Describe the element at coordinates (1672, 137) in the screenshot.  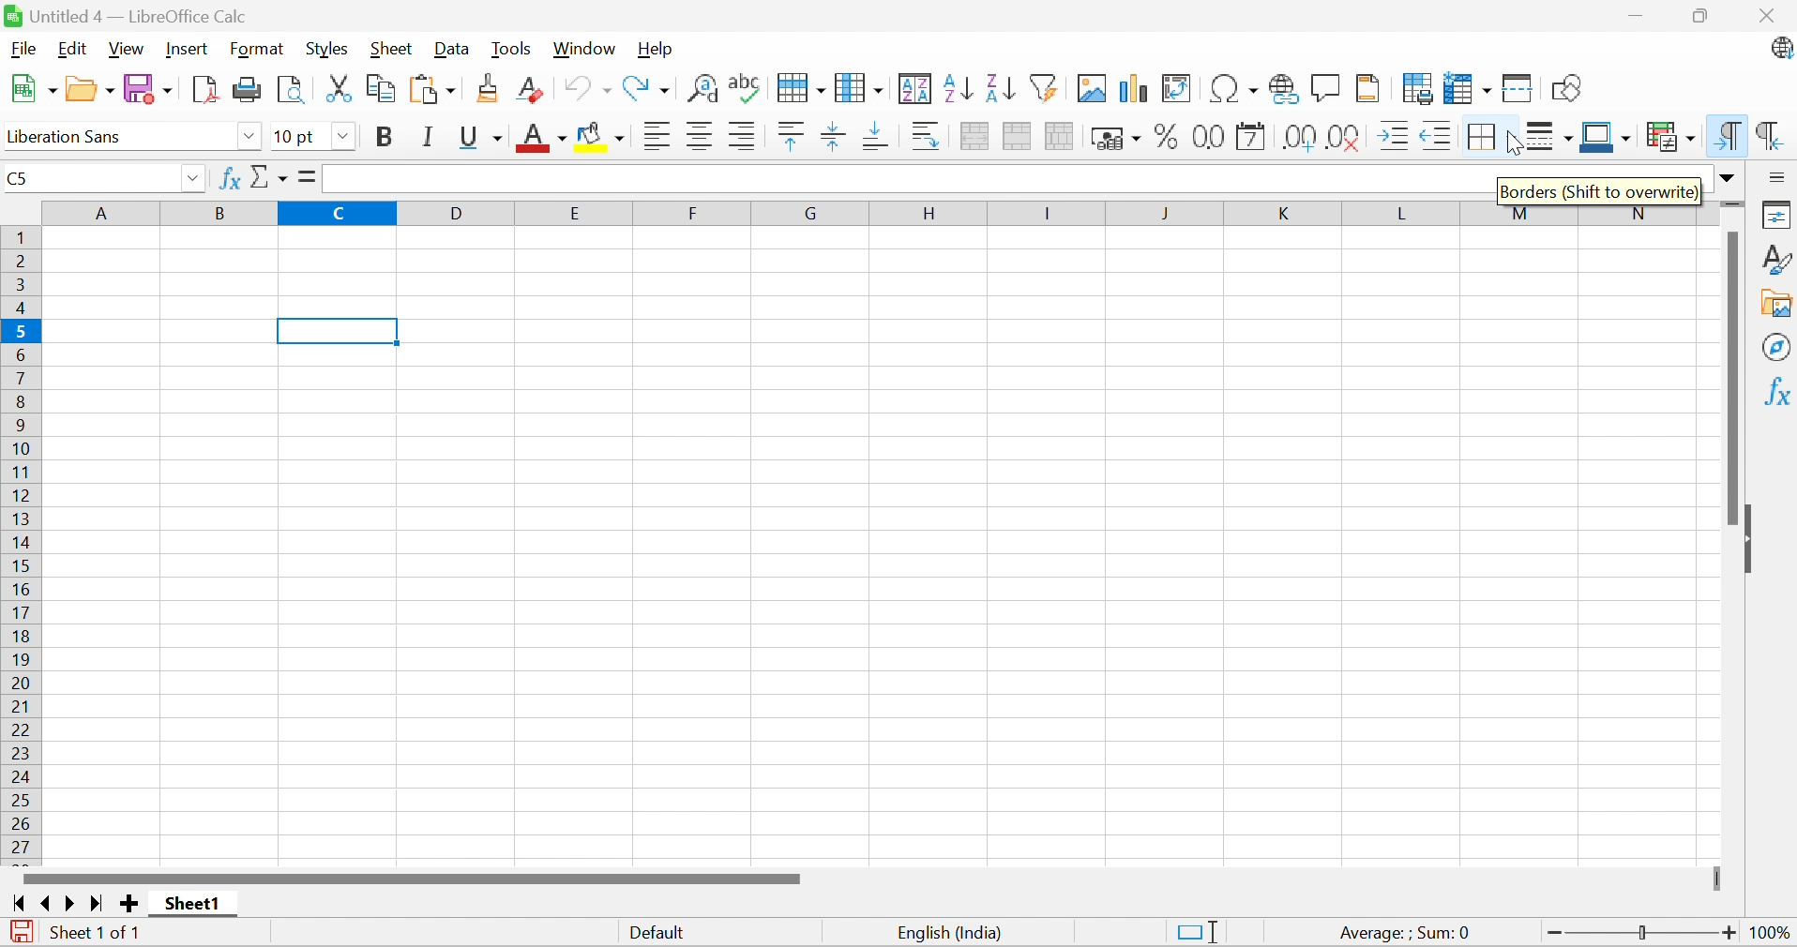
I see `Conditional` at that location.